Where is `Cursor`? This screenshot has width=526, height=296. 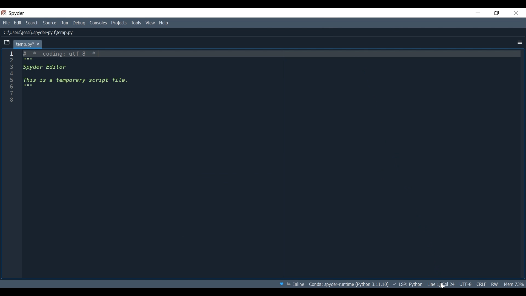
Cursor is located at coordinates (442, 285).